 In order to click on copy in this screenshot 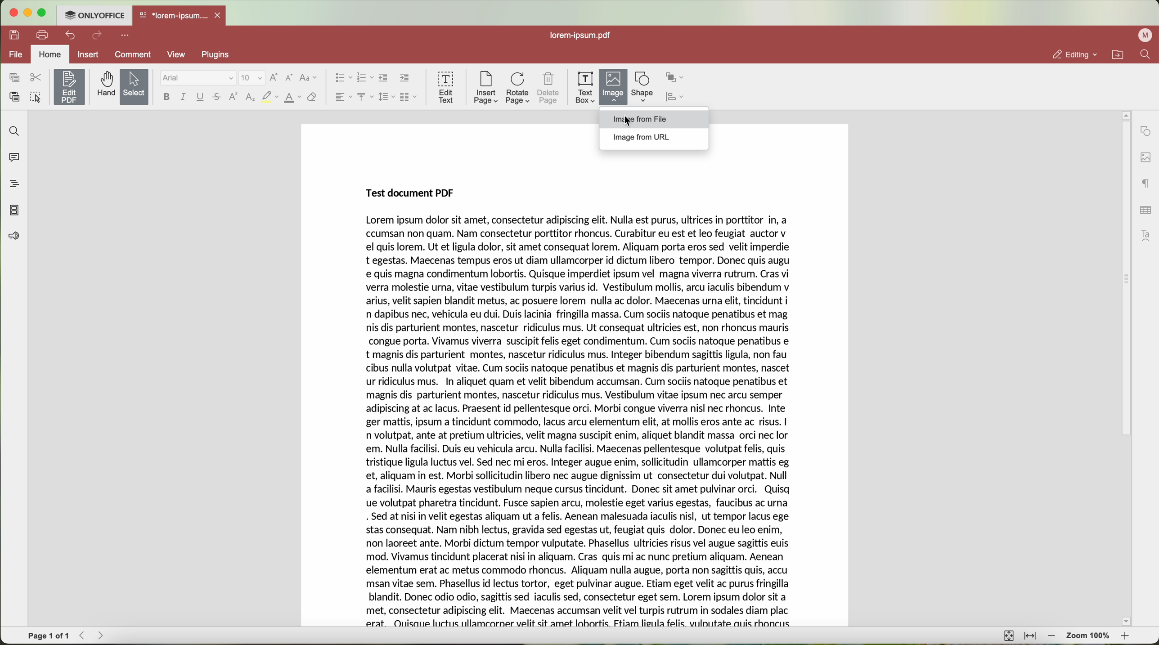, I will do `click(14, 78)`.